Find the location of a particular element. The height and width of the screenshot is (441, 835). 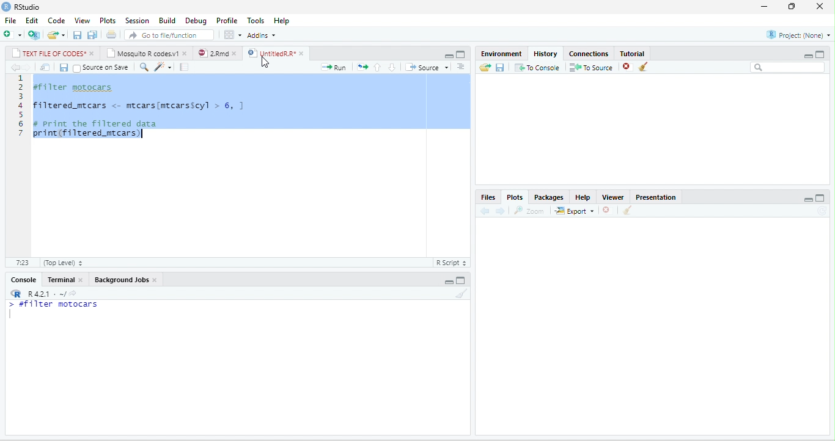

Mosquito R codes.v1 is located at coordinates (142, 53).